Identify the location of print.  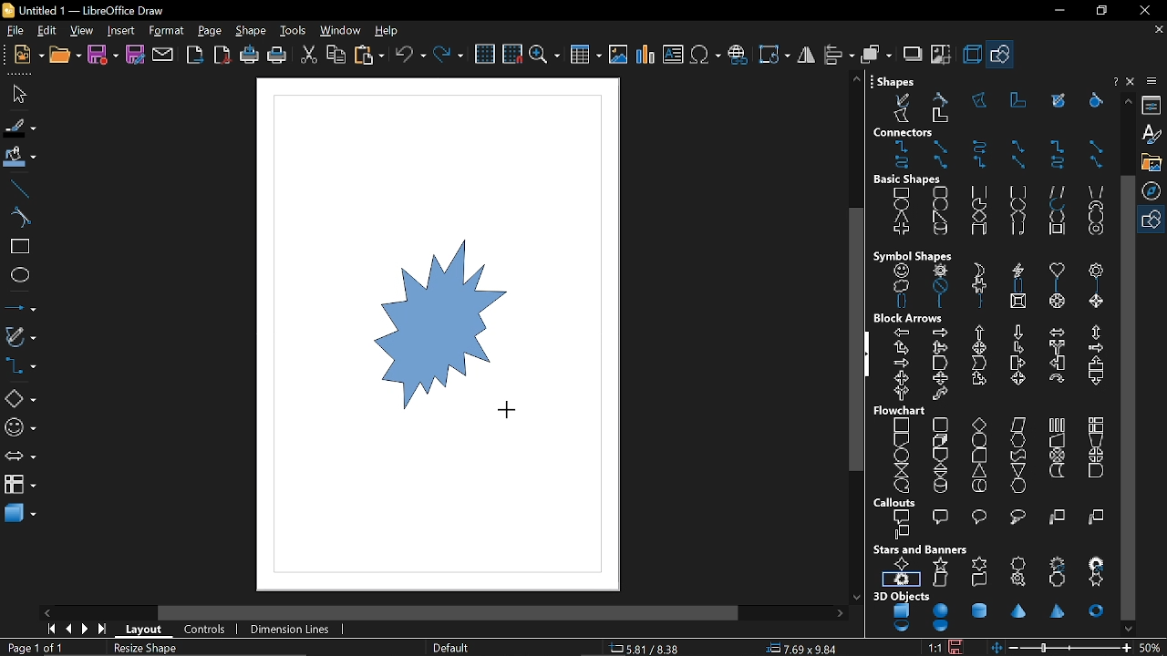
(275, 56).